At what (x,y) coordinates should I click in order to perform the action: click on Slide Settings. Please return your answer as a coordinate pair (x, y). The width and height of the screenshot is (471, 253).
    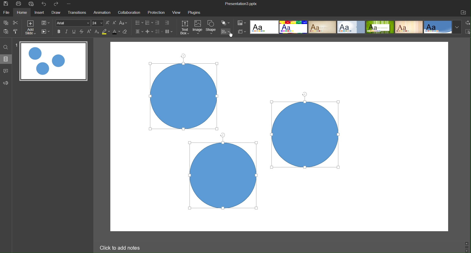
    Looking at the image, I should click on (47, 23).